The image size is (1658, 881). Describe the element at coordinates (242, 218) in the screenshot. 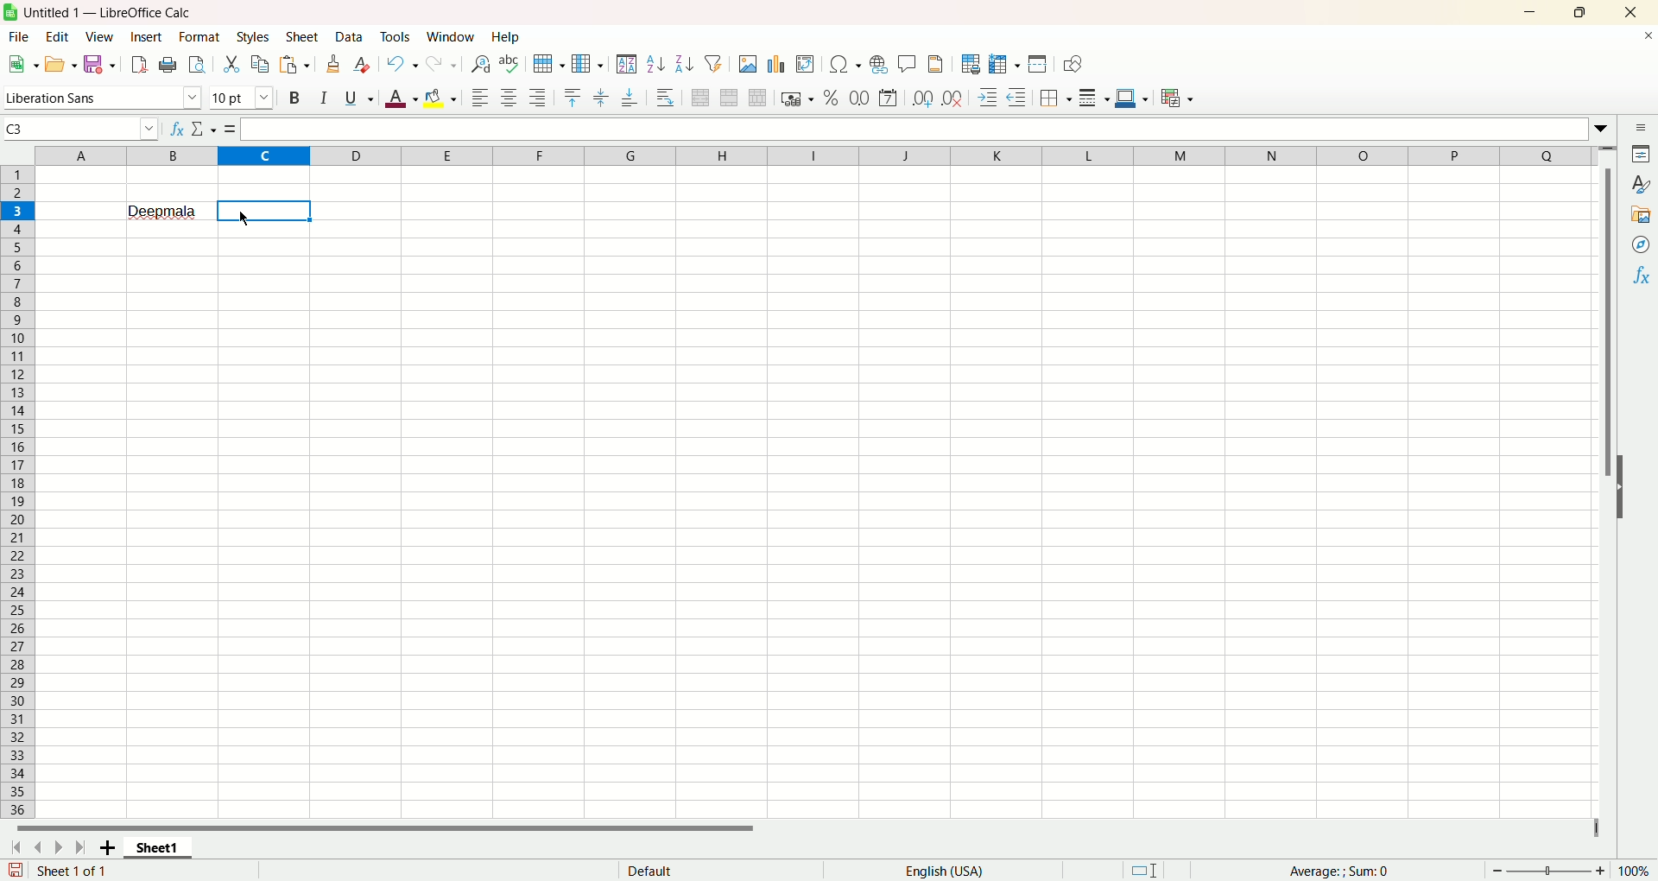

I see `cursor` at that location.